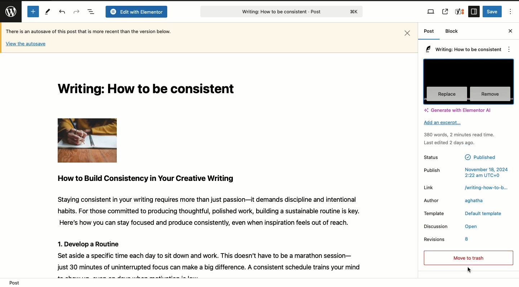 The width and height of the screenshot is (519, 287). I want to click on Move to trash, so click(464, 257).